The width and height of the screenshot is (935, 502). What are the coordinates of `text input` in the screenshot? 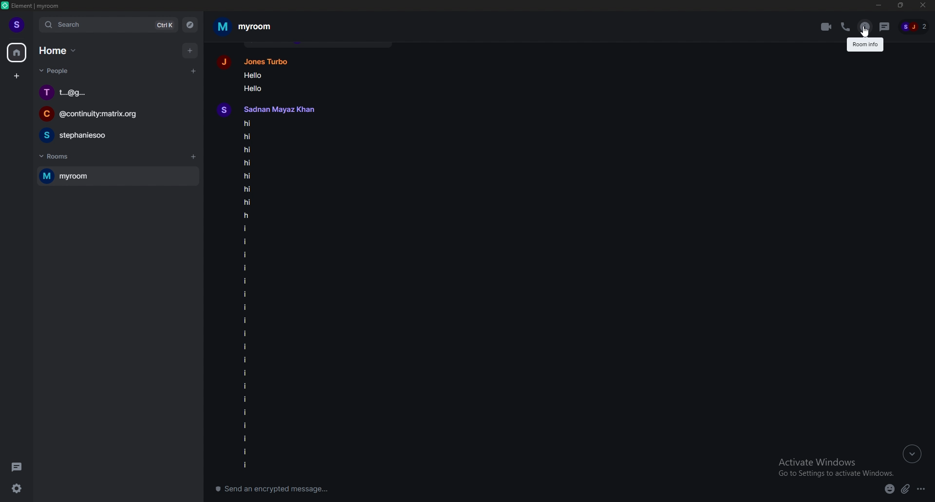 It's located at (381, 489).